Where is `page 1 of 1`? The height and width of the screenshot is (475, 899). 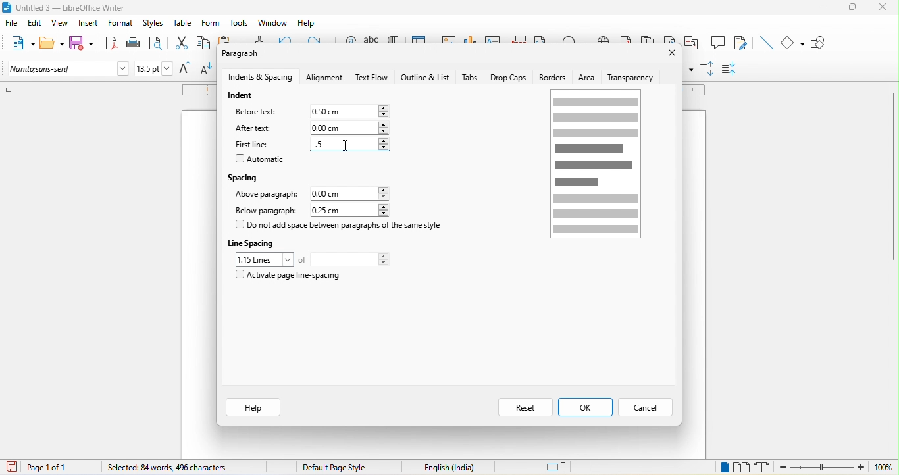 page 1 of 1 is located at coordinates (57, 467).